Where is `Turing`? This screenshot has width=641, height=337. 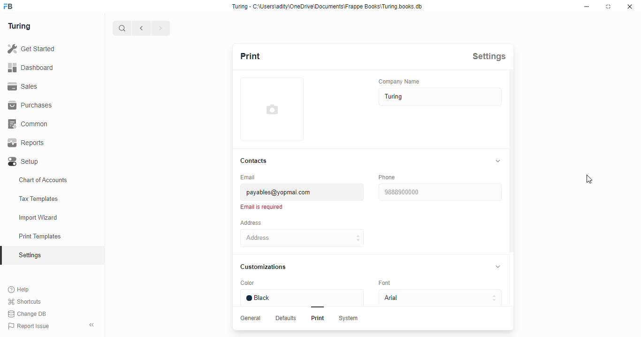 Turing is located at coordinates (438, 97).